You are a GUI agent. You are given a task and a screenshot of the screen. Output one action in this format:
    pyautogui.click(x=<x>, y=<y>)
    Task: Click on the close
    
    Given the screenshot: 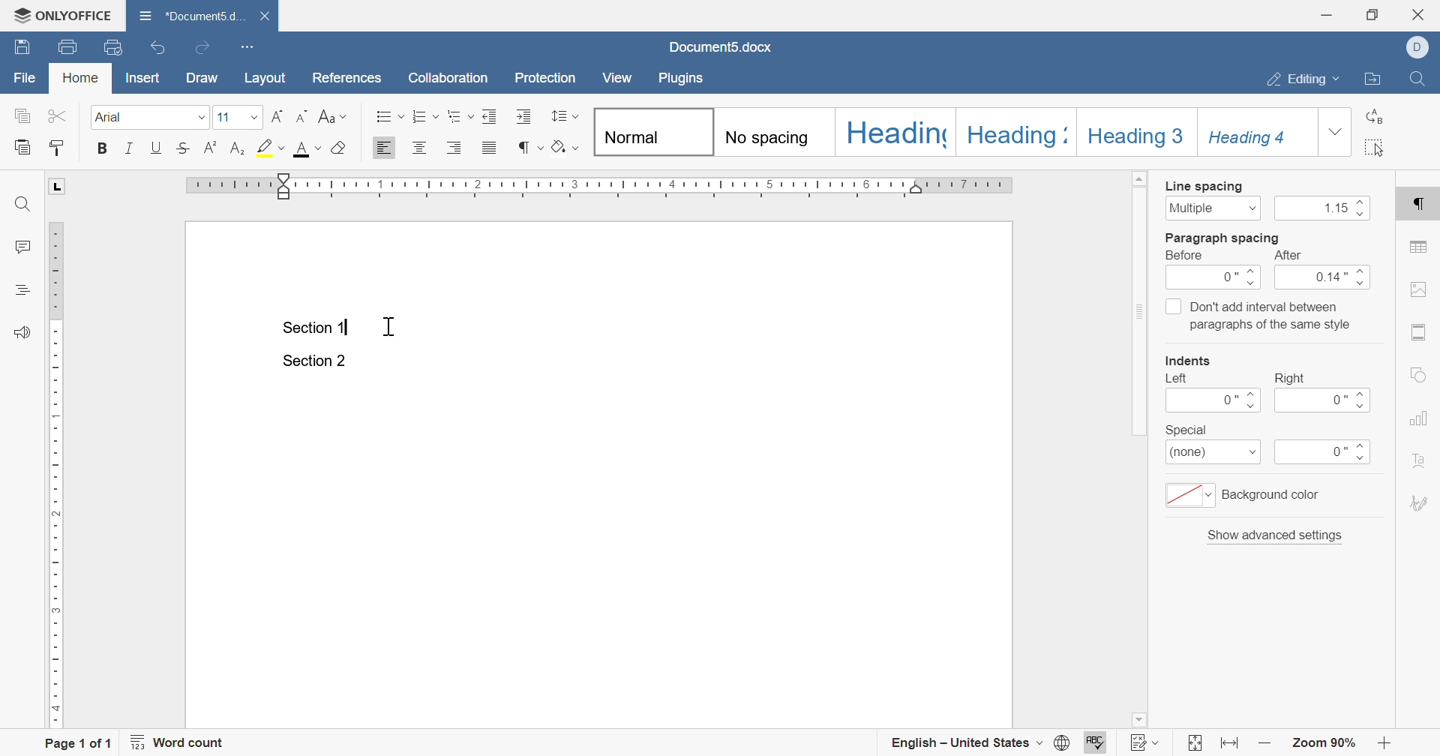 What is the action you would take?
    pyautogui.click(x=264, y=16)
    